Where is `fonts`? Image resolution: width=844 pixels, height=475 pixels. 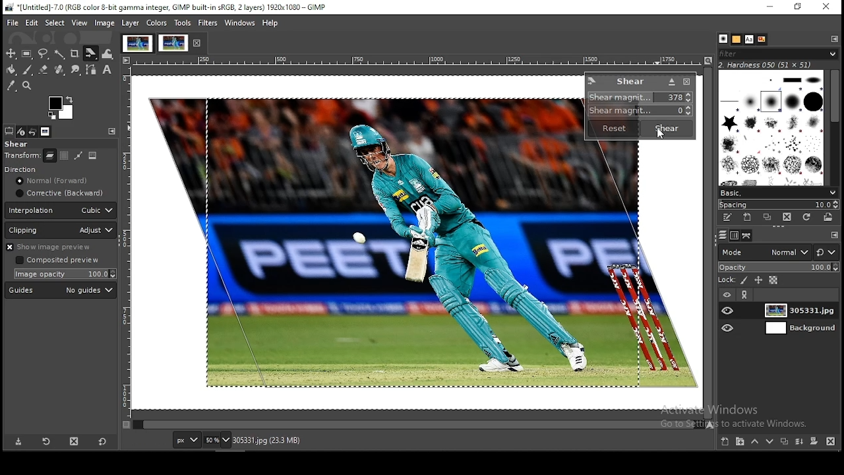 fonts is located at coordinates (749, 40).